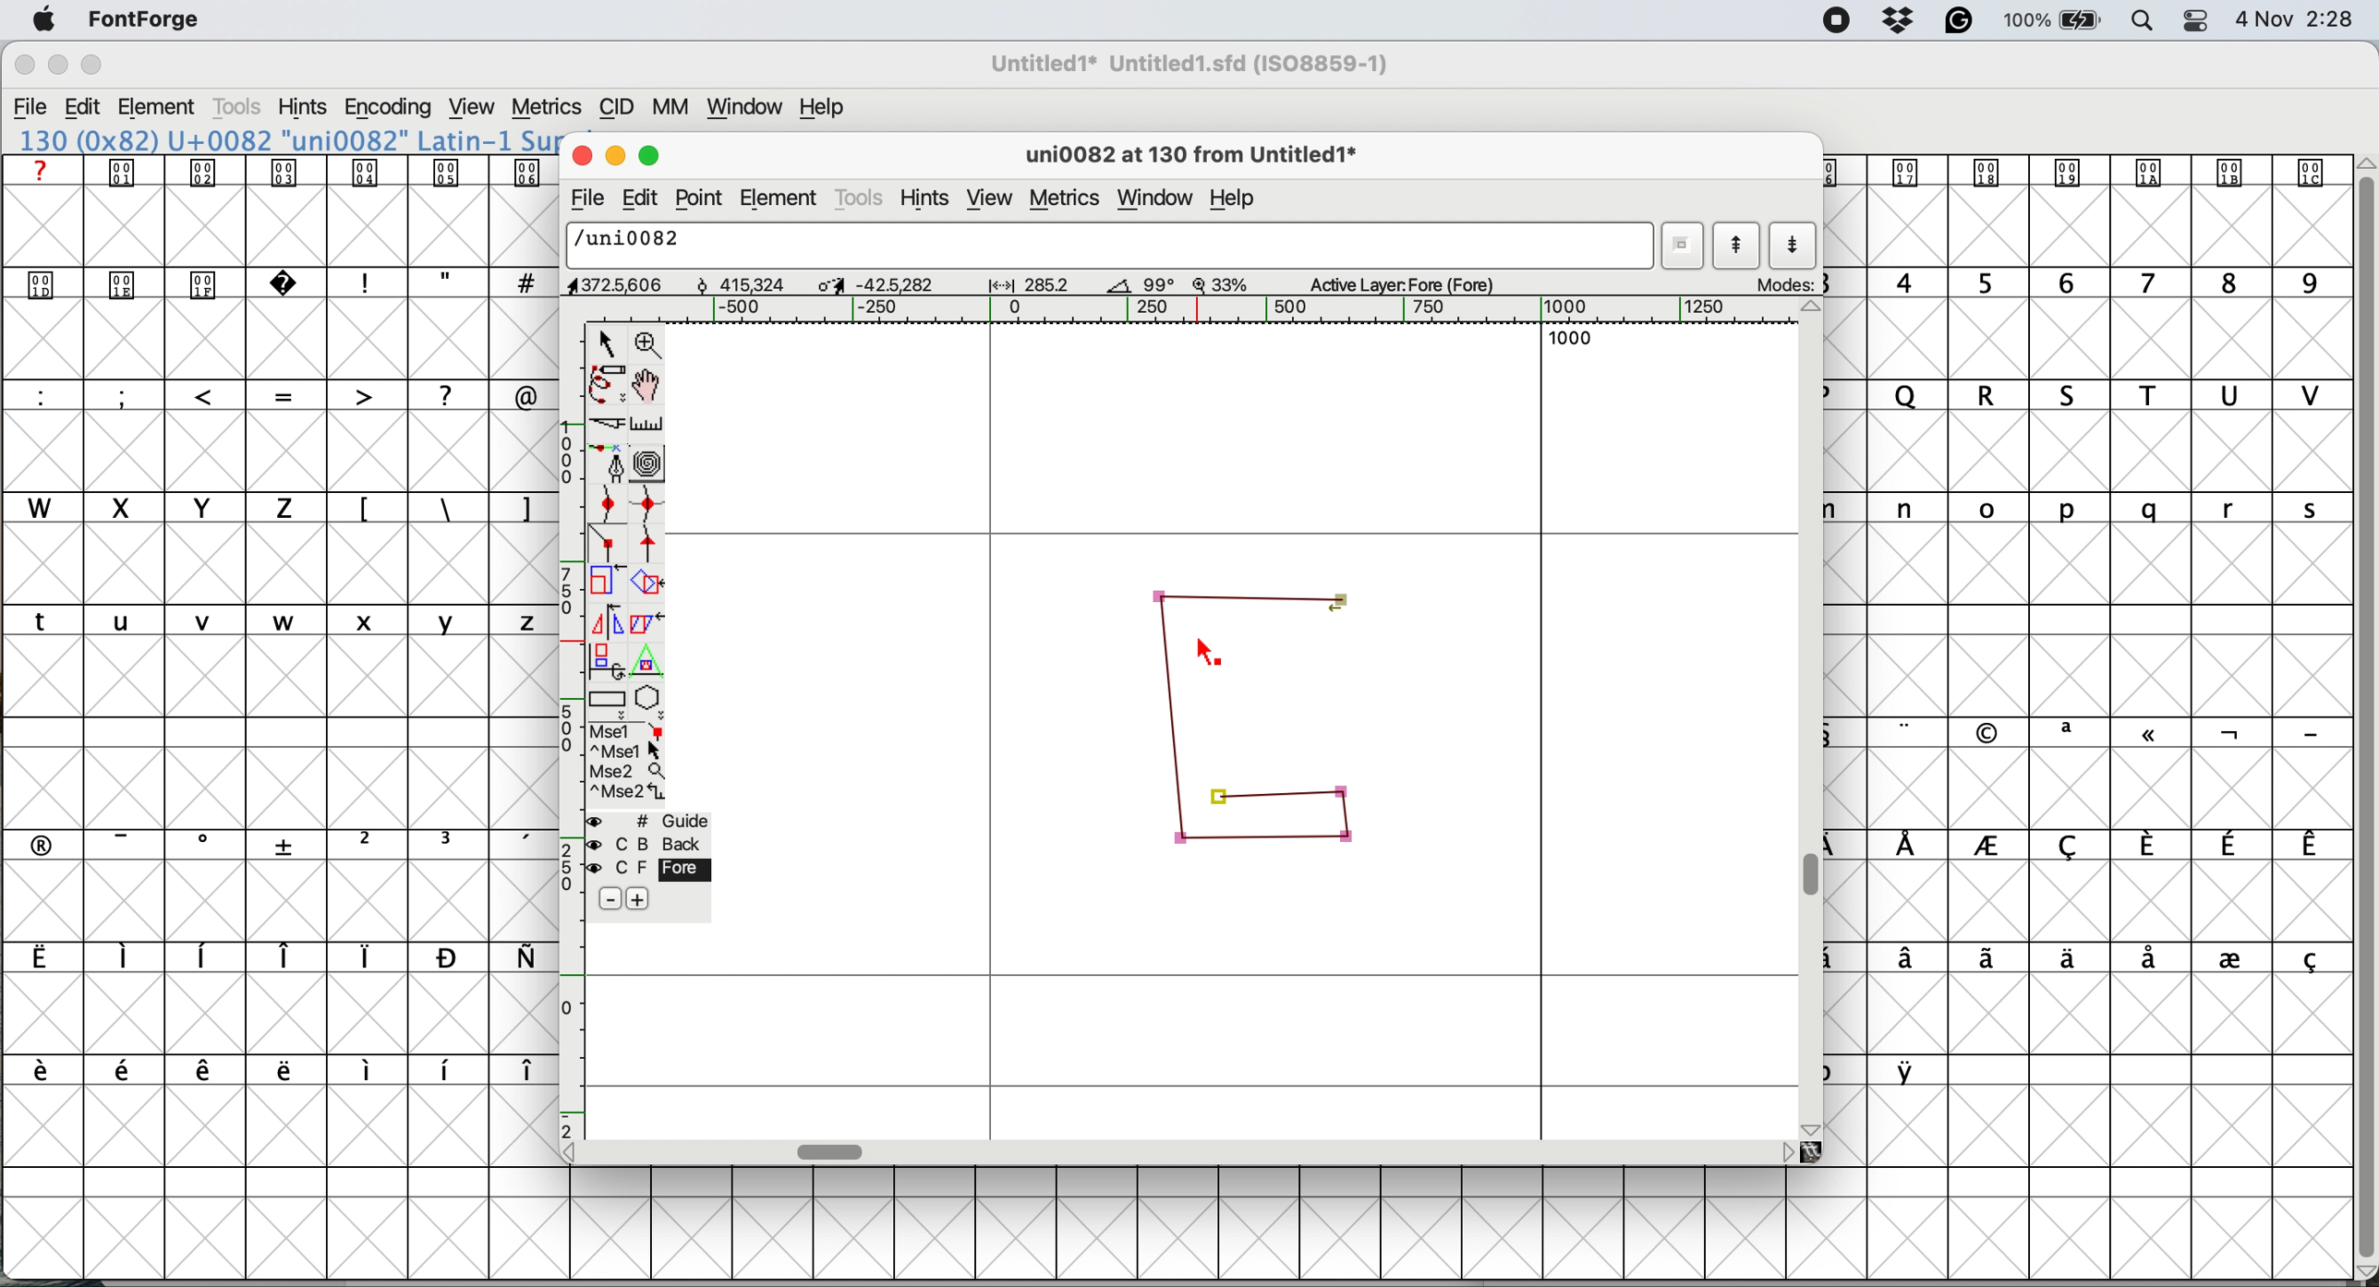  Describe the element at coordinates (1740, 244) in the screenshot. I see `show previous letter` at that location.